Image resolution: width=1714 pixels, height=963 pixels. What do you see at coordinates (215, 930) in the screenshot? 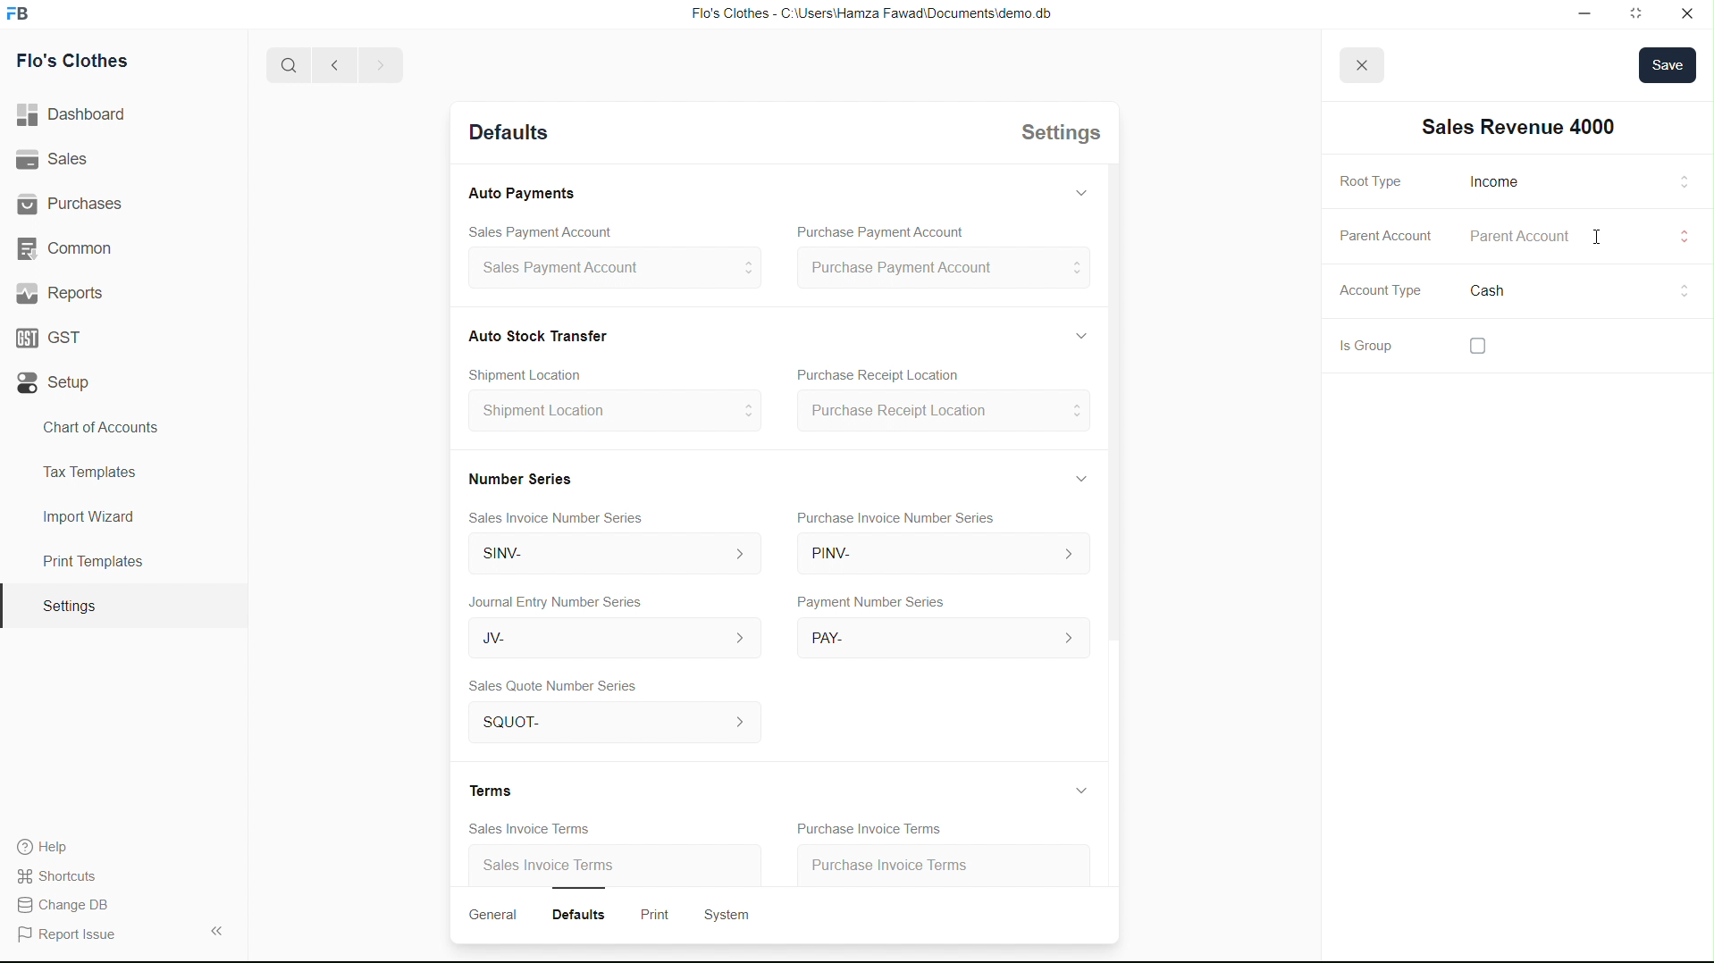
I see `Collapse` at bounding box center [215, 930].